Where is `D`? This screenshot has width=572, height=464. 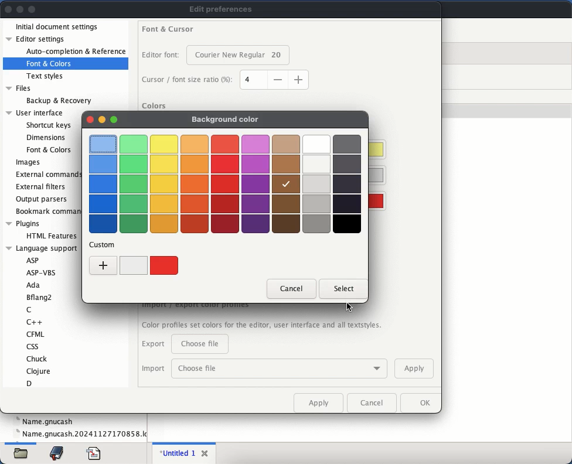
D is located at coordinates (30, 383).